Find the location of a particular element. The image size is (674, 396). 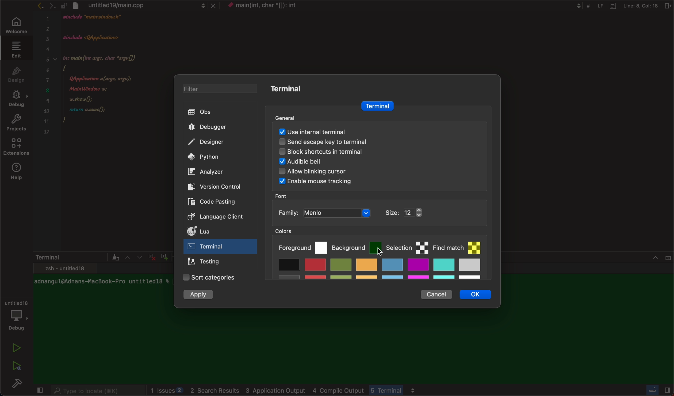

lua is located at coordinates (213, 232).